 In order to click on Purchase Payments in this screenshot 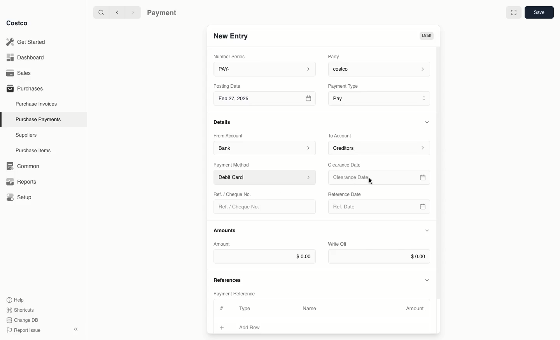, I will do `click(38, 119)`.